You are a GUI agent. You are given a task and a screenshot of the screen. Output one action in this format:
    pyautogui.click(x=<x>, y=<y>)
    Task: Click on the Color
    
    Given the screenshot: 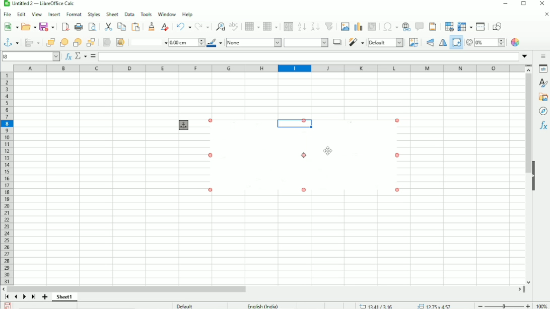 What is the action you would take?
    pyautogui.click(x=516, y=42)
    